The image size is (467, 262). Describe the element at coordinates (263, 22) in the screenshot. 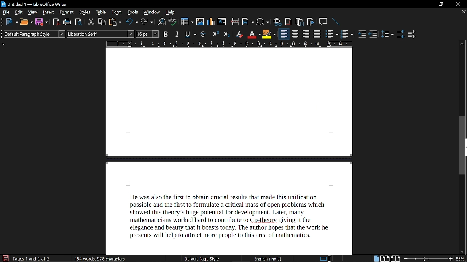

I see `Insert symbols` at that location.